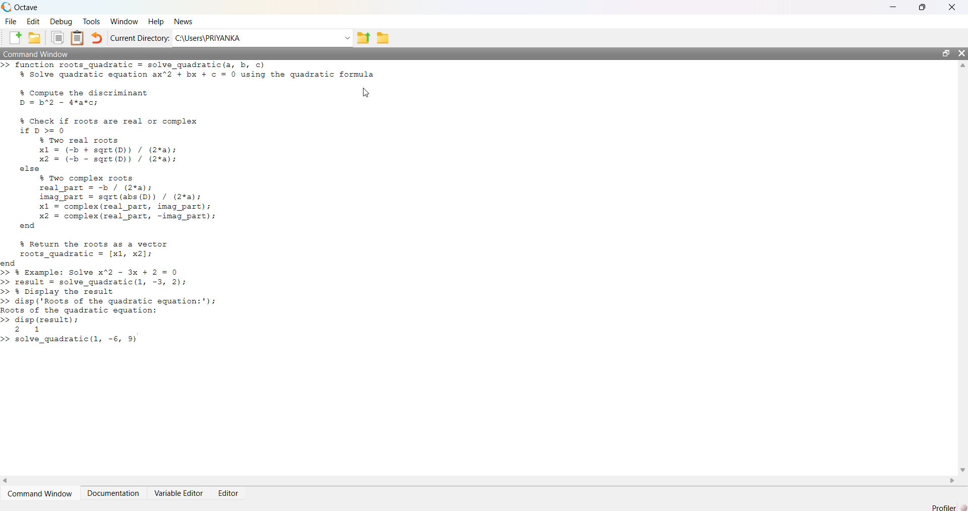 The image size is (968, 511). I want to click on Profiler, so click(949, 507).